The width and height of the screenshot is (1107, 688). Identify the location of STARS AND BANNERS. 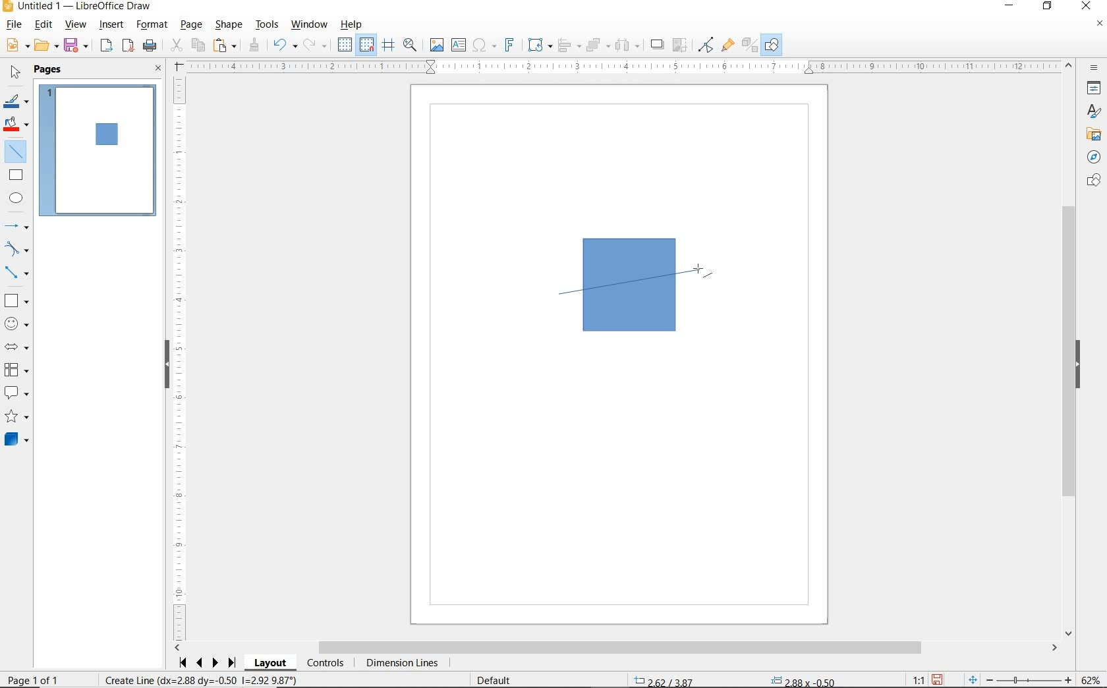
(16, 417).